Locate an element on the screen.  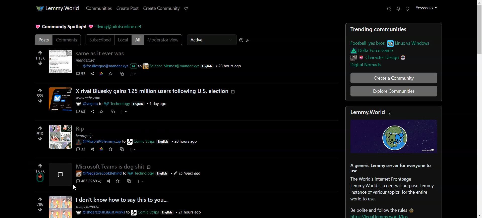
Sorting Help is located at coordinates (242, 40).